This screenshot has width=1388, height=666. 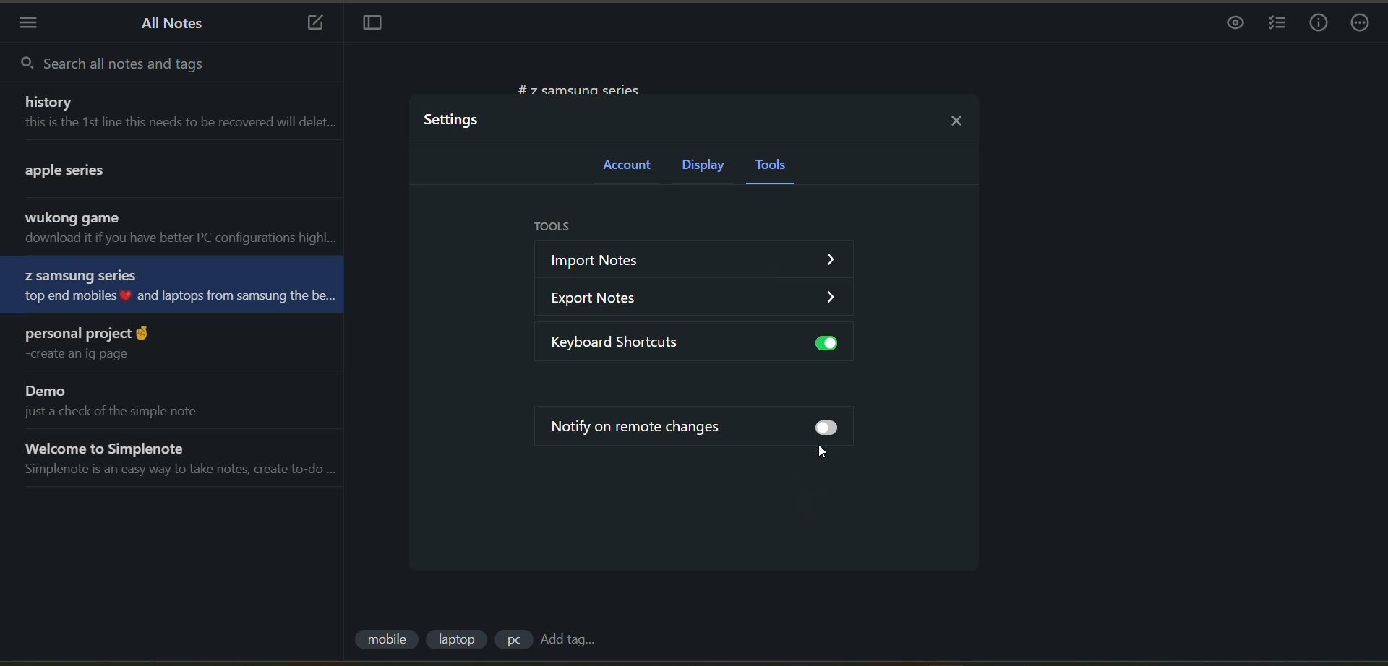 What do you see at coordinates (558, 227) in the screenshot?
I see `tools` at bounding box center [558, 227].